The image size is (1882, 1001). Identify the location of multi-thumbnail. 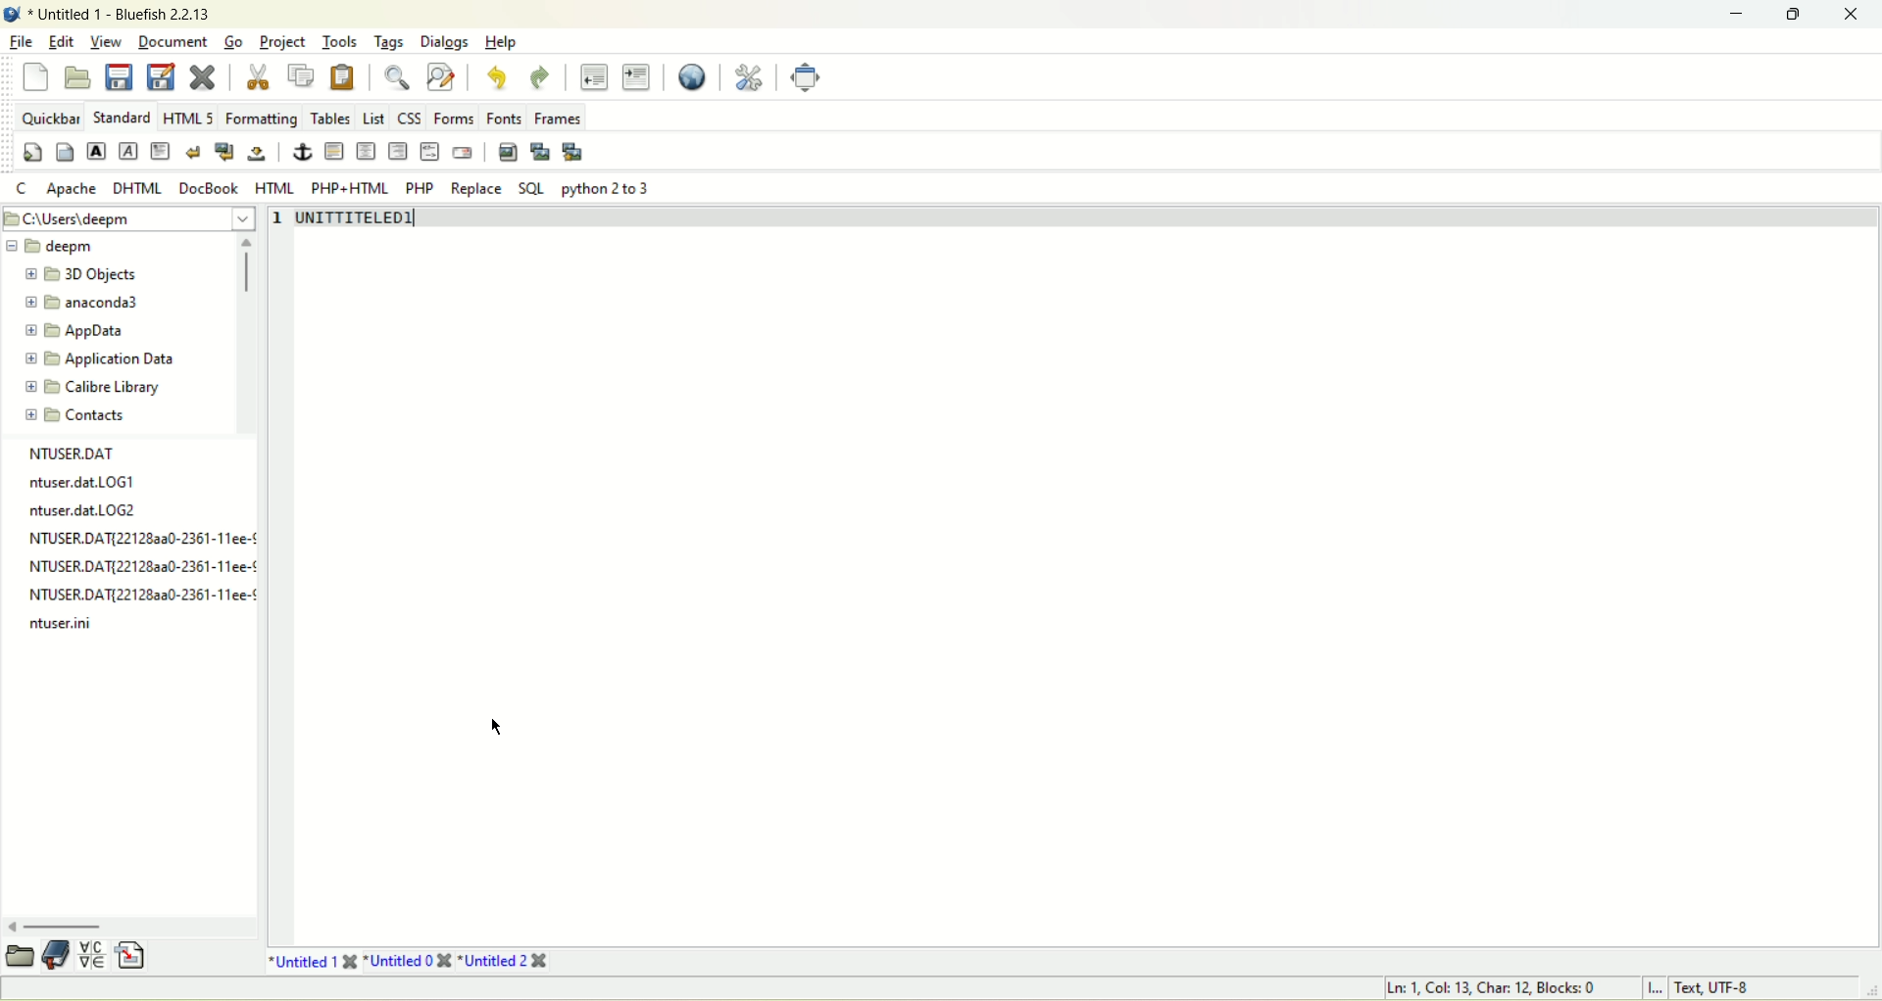
(574, 150).